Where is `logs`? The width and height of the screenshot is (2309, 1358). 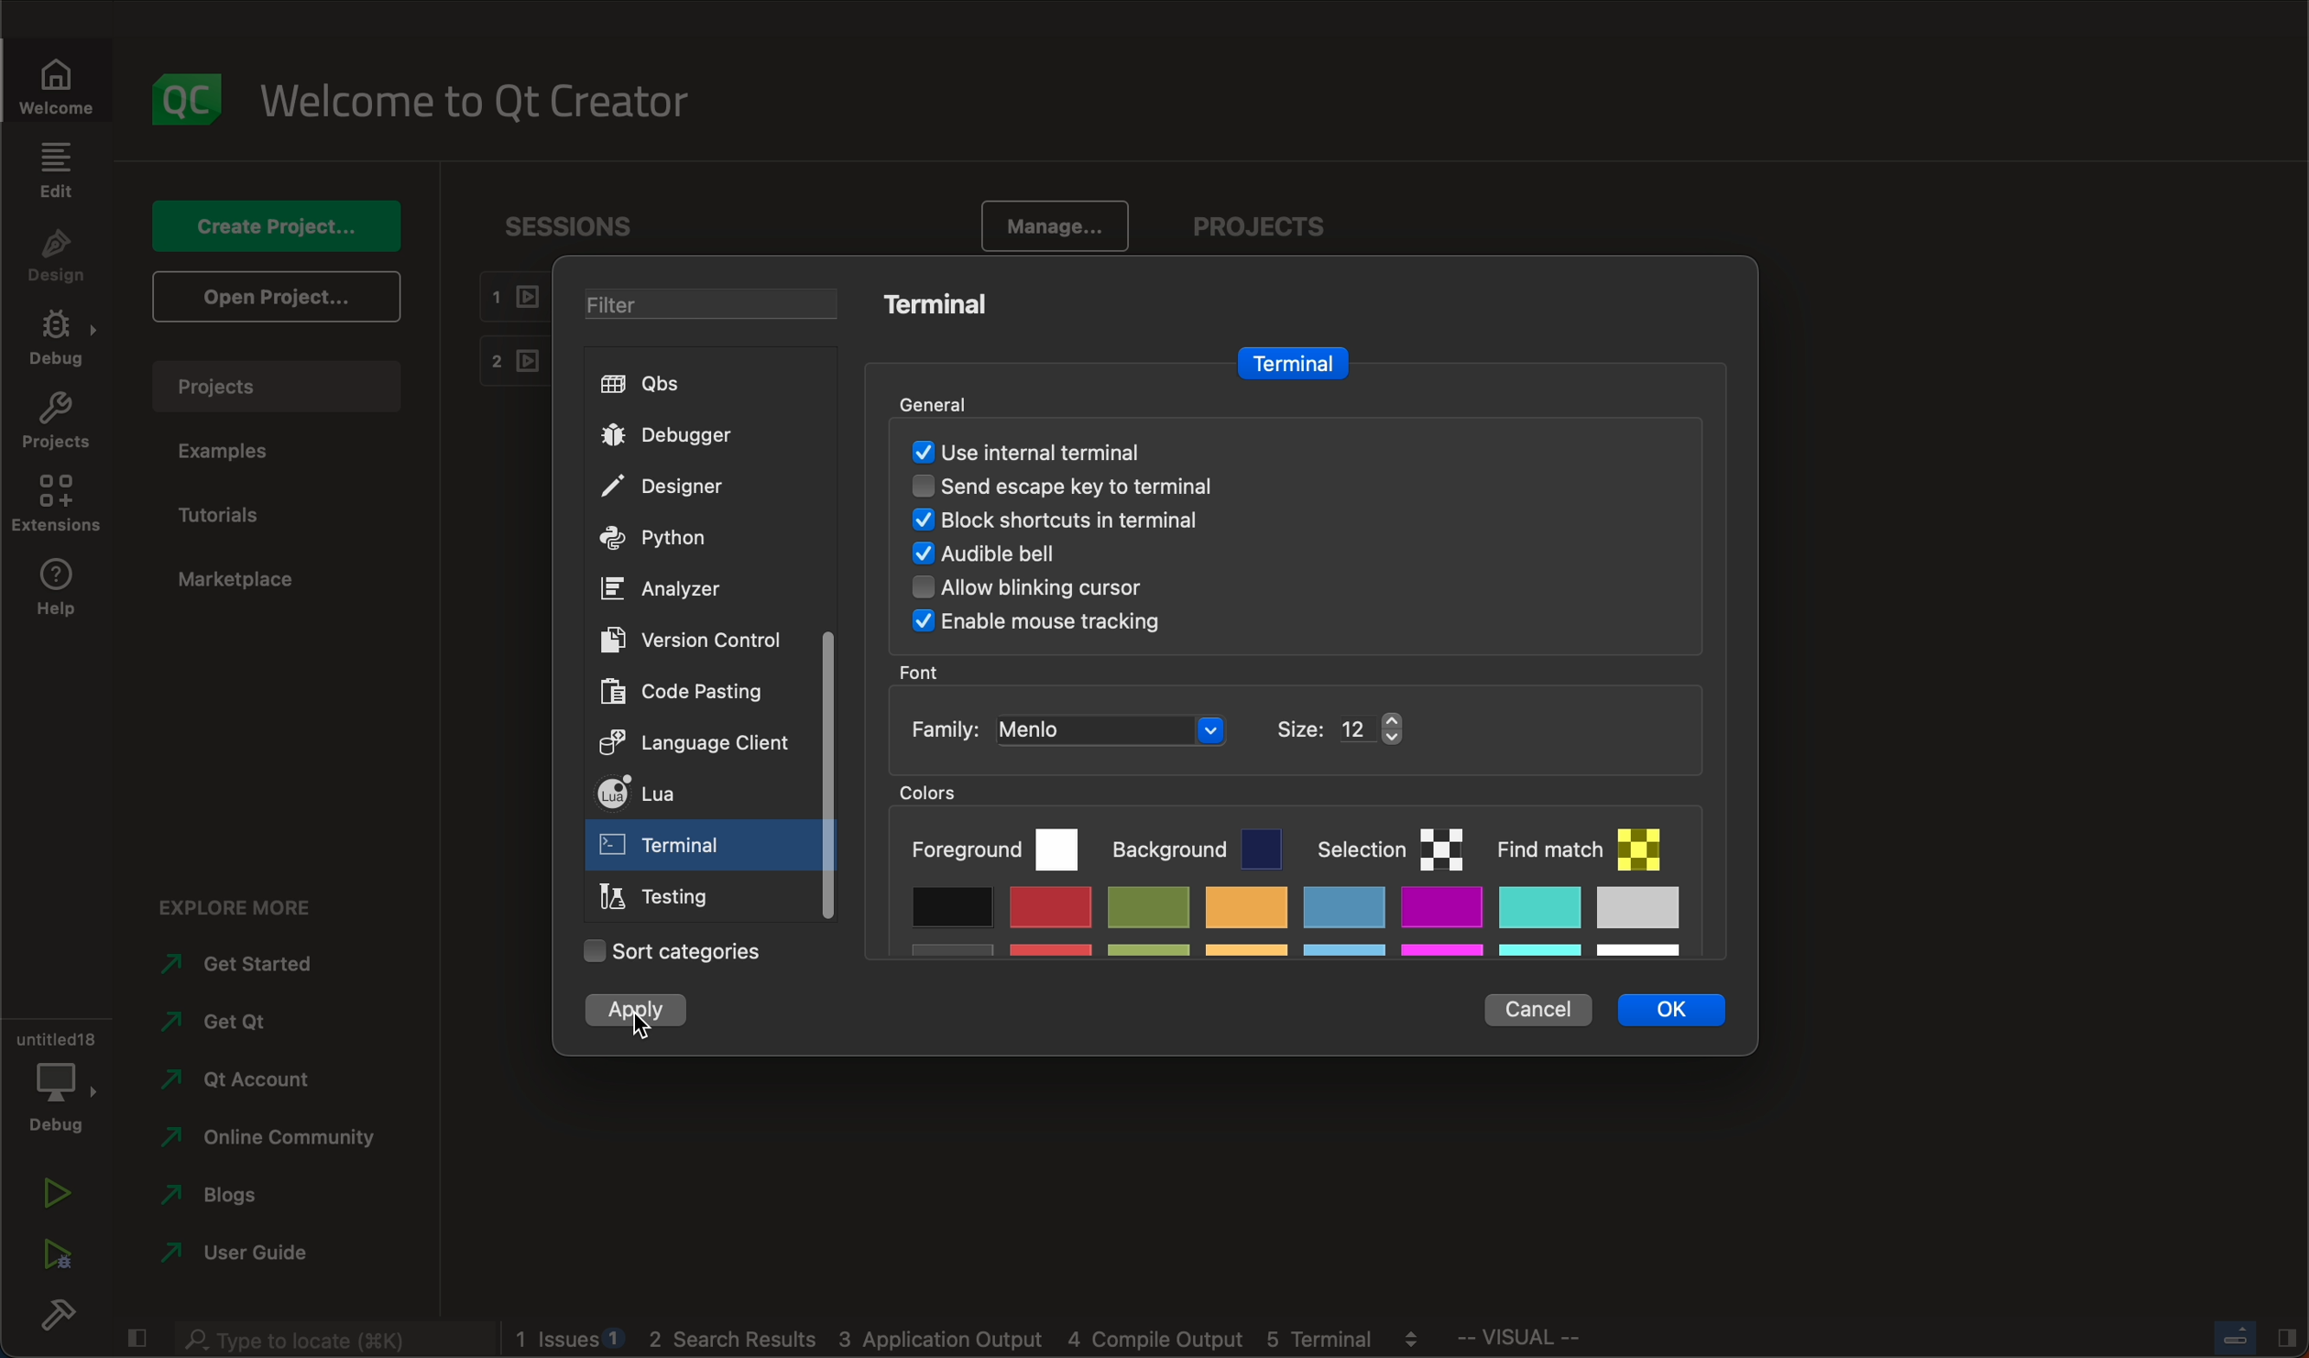 logs is located at coordinates (978, 1342).